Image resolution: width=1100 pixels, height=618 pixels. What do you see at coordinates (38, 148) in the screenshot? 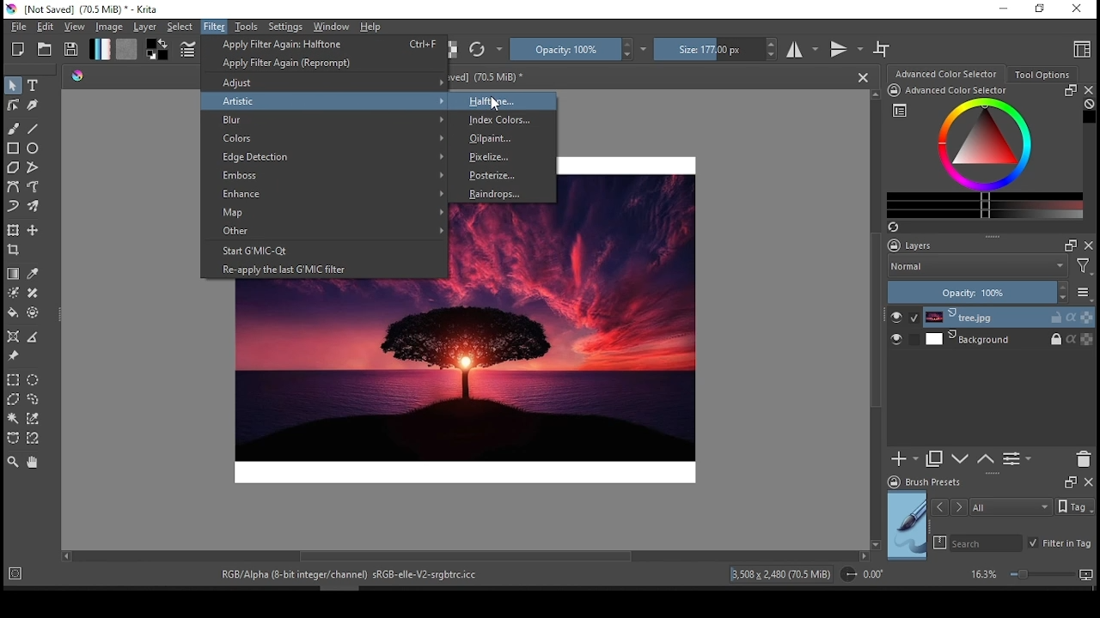
I see `ellipse tool` at bounding box center [38, 148].